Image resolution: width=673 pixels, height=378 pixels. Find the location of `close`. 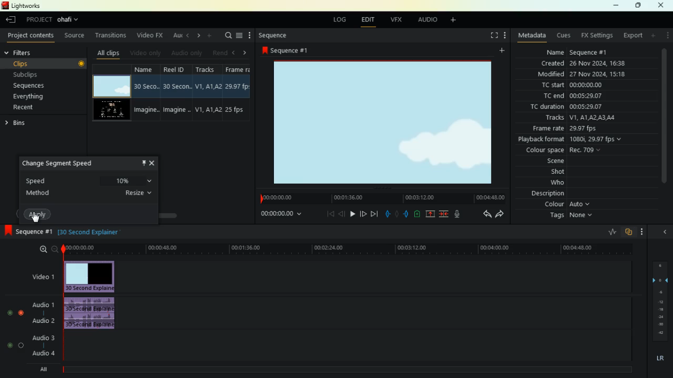

close is located at coordinates (154, 163).